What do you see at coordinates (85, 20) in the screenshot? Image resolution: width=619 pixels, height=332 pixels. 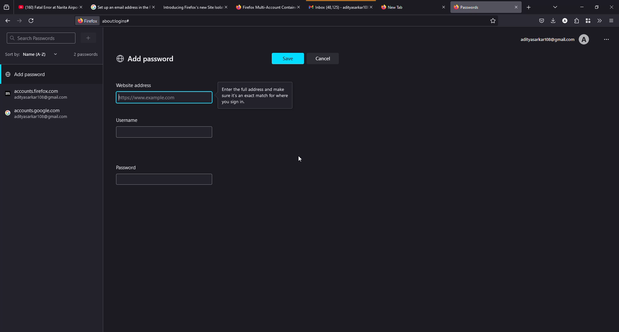 I see `firefox` at bounding box center [85, 20].